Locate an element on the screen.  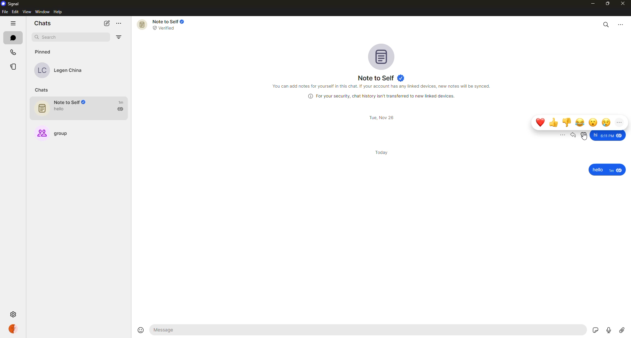
search is located at coordinates (606, 23).